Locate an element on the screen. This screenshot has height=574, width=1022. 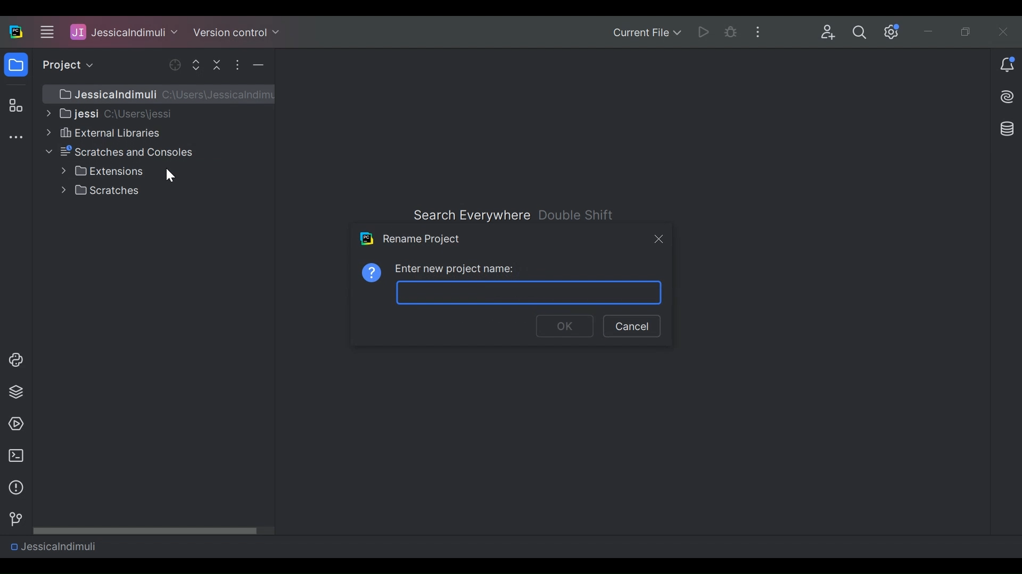
Cursor is located at coordinates (169, 175).